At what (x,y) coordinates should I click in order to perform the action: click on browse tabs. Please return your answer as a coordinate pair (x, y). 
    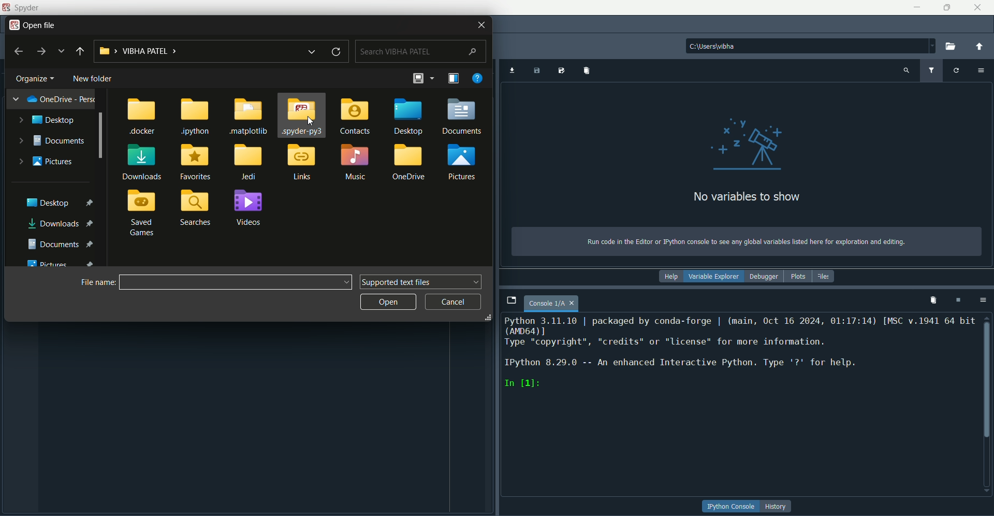
    Looking at the image, I should click on (511, 300).